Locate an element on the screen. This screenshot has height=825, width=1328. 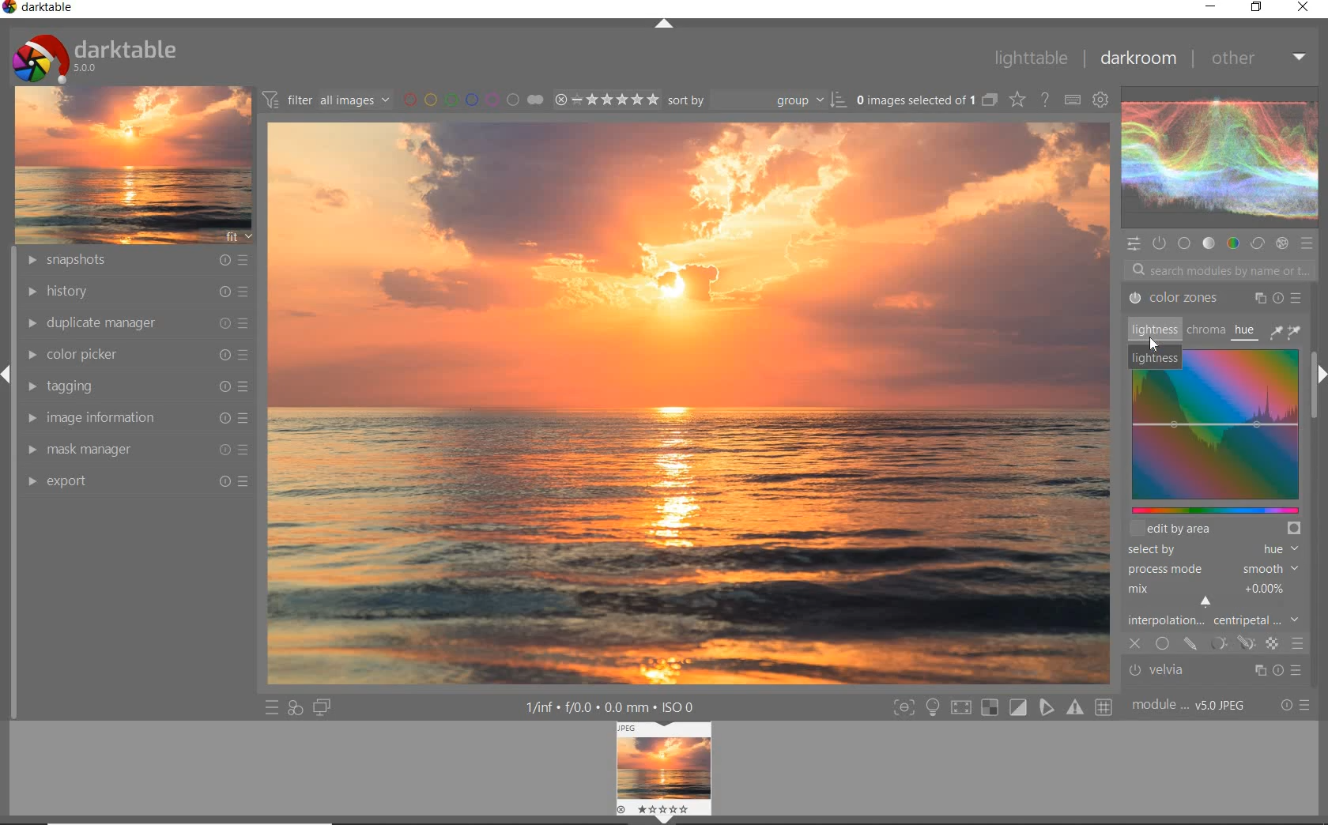
CHANGE TYPE FOR OVER RELAY is located at coordinates (1017, 99).